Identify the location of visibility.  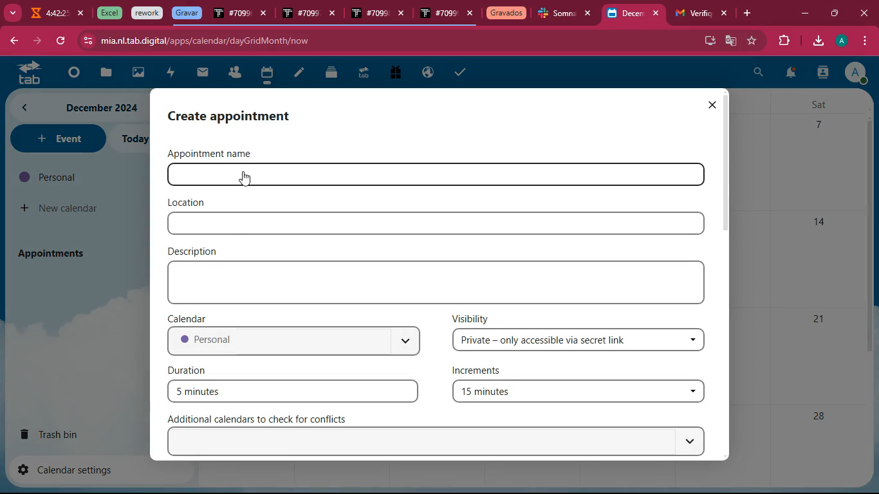
(471, 318).